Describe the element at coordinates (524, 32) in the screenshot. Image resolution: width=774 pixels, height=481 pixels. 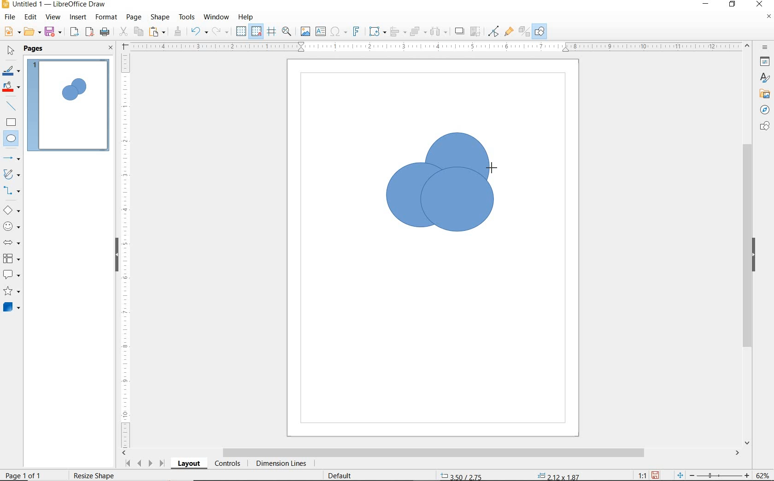
I see `TOGGLE EXTRUSION` at that location.